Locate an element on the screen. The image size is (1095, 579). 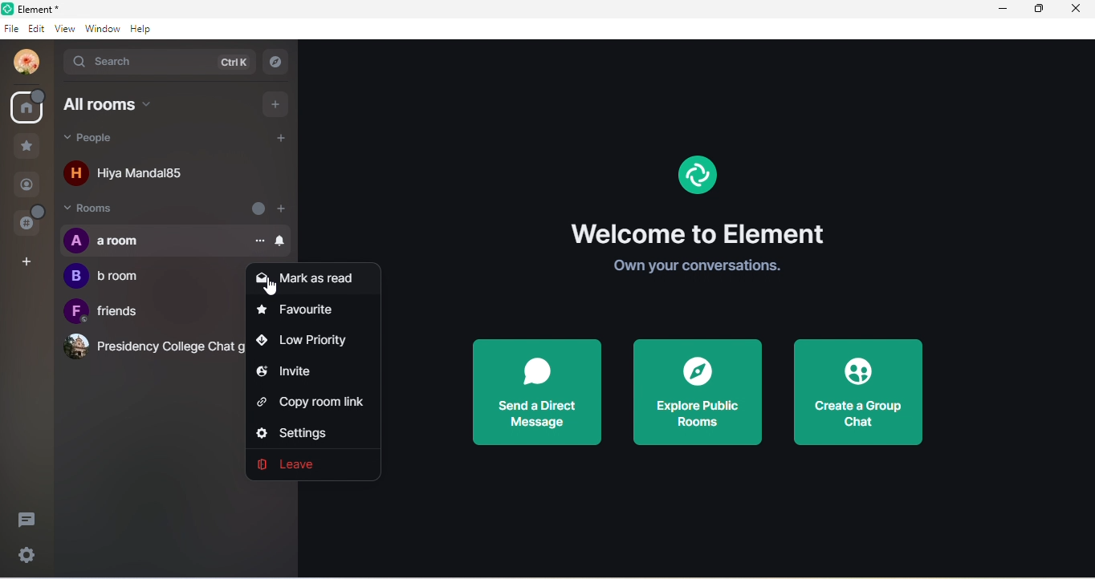
invite is located at coordinates (287, 372).